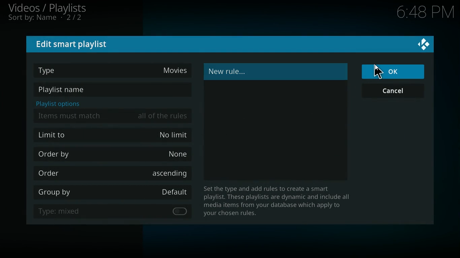 This screenshot has width=460, height=258. What do you see at coordinates (179, 211) in the screenshot?
I see `Type toggle button` at bounding box center [179, 211].